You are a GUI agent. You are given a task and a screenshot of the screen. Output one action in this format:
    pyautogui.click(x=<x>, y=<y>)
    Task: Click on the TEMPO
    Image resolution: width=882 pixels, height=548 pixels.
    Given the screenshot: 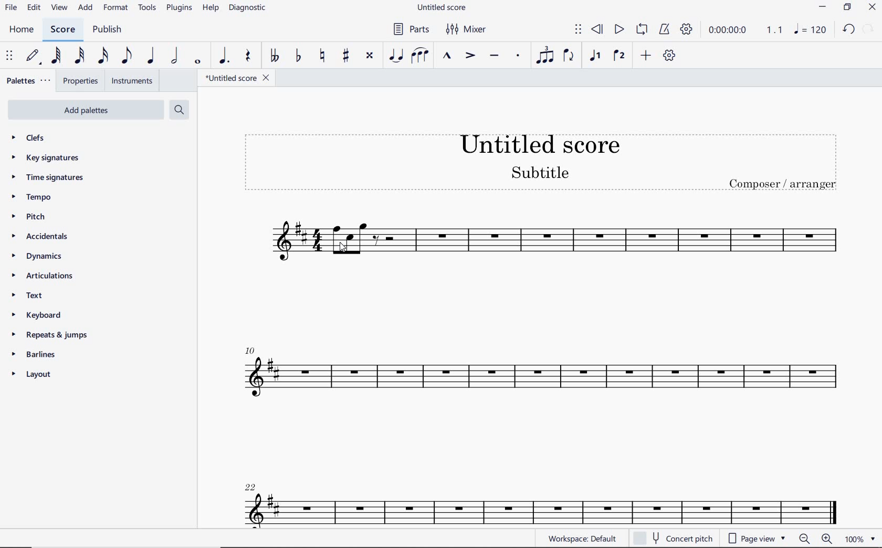 What is the action you would take?
    pyautogui.click(x=49, y=197)
    